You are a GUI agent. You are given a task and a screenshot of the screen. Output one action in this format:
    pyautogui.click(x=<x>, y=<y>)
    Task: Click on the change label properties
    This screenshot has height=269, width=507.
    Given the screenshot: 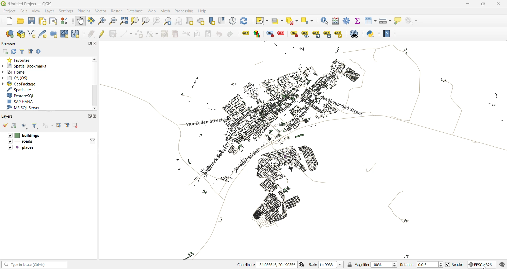 What is the action you would take?
    pyautogui.click(x=339, y=34)
    